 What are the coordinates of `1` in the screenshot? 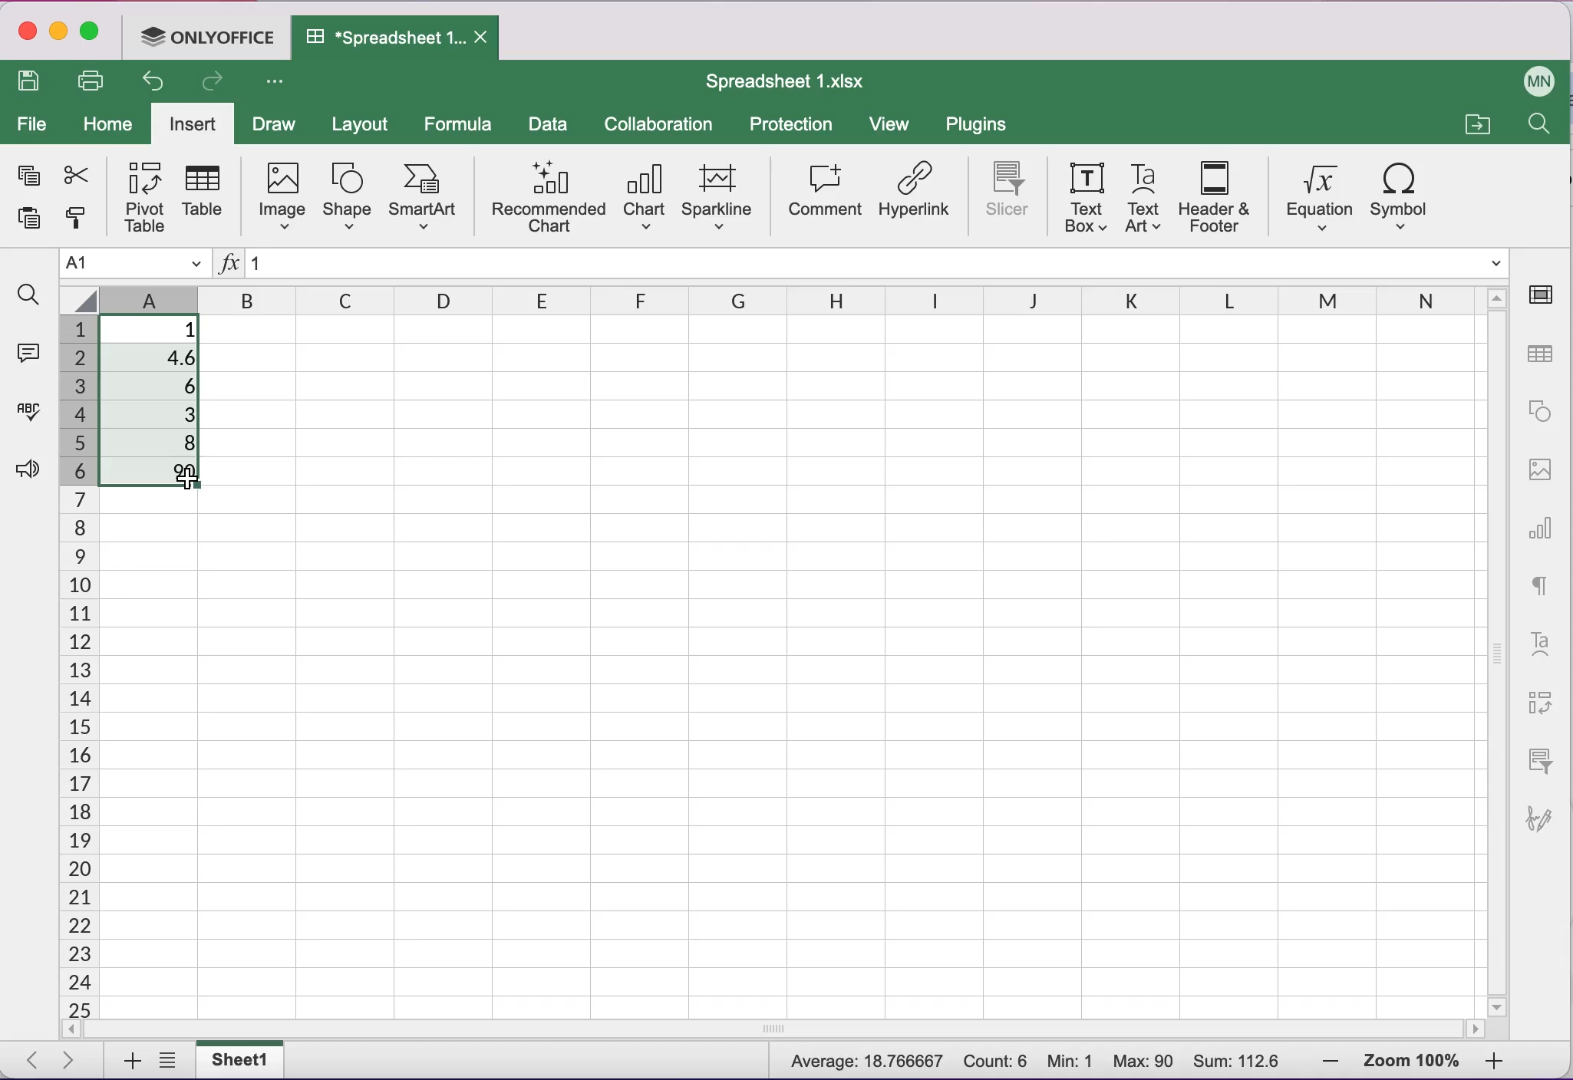 It's located at (151, 328).